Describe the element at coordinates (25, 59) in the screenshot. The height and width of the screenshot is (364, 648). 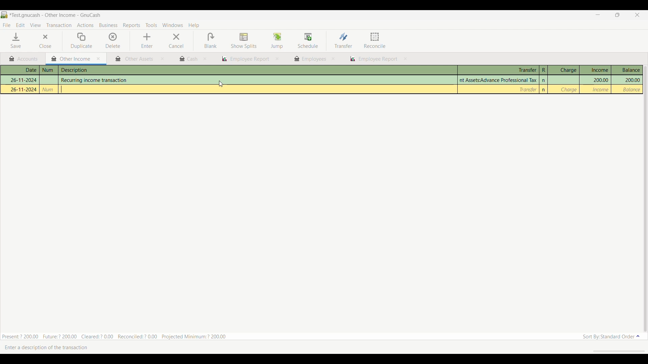
I see `Accounts` at that location.